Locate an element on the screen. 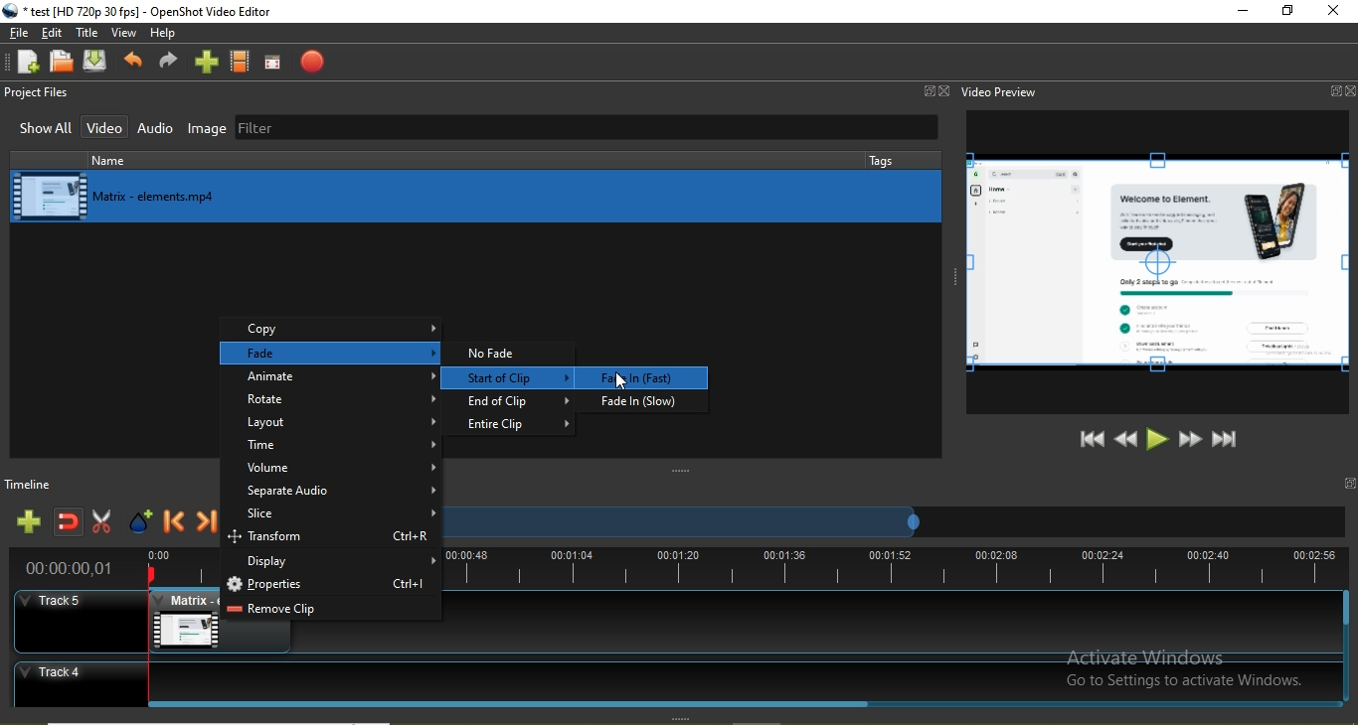 This screenshot has width=1358, height=725. Full screen  is located at coordinates (272, 63).